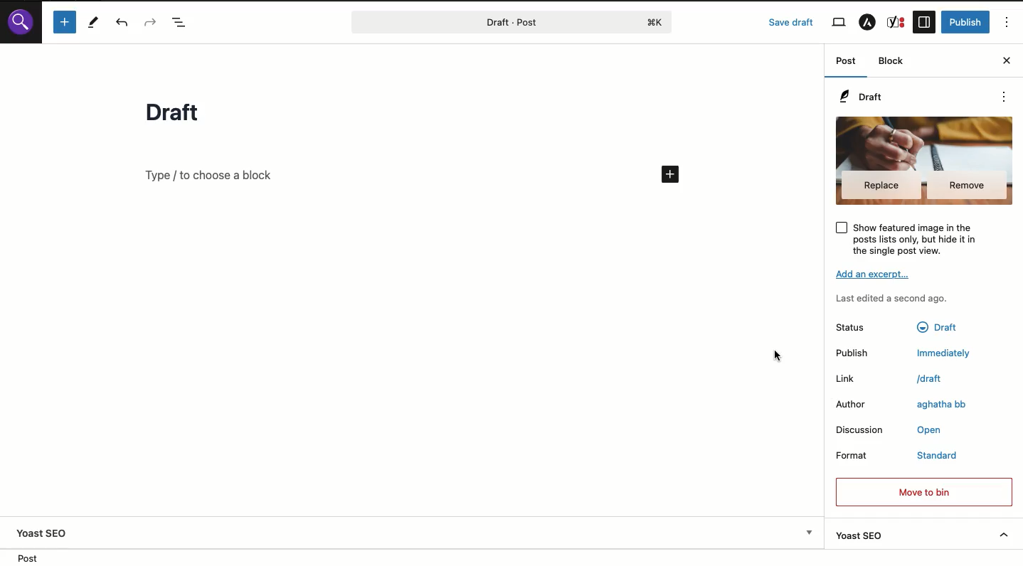 The image size is (1023, 566). What do you see at coordinates (481, 22) in the screenshot?
I see `Post` at bounding box center [481, 22].